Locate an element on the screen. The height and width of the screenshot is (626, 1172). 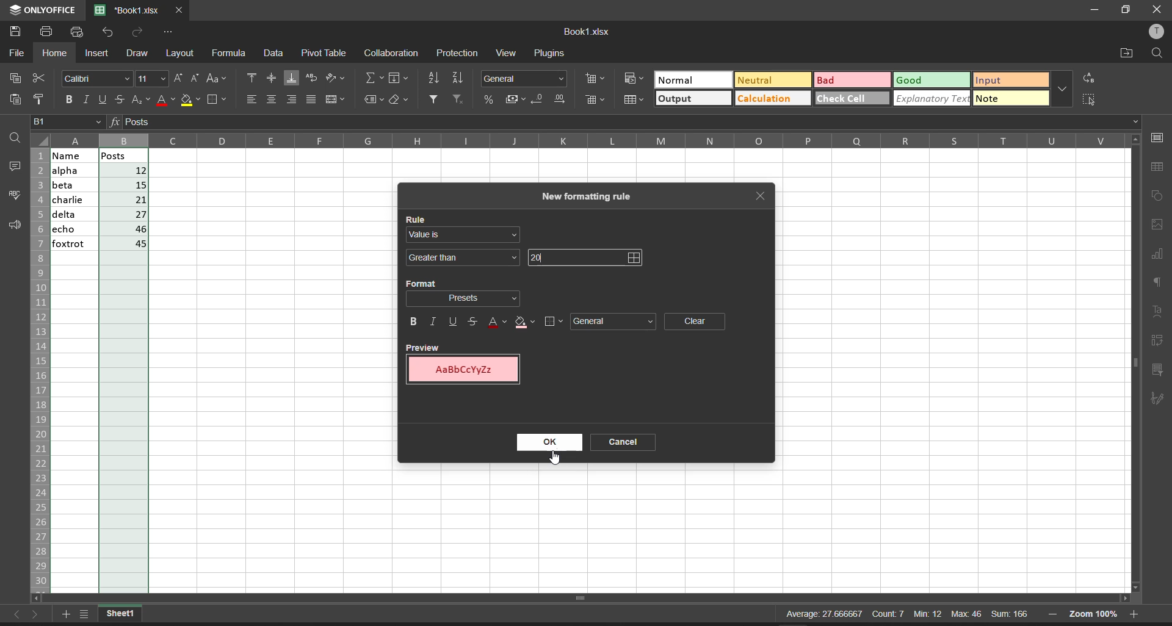
redo is located at coordinates (136, 32).